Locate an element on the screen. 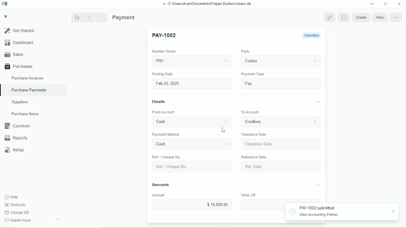  view is located at coordinates (380, 18).